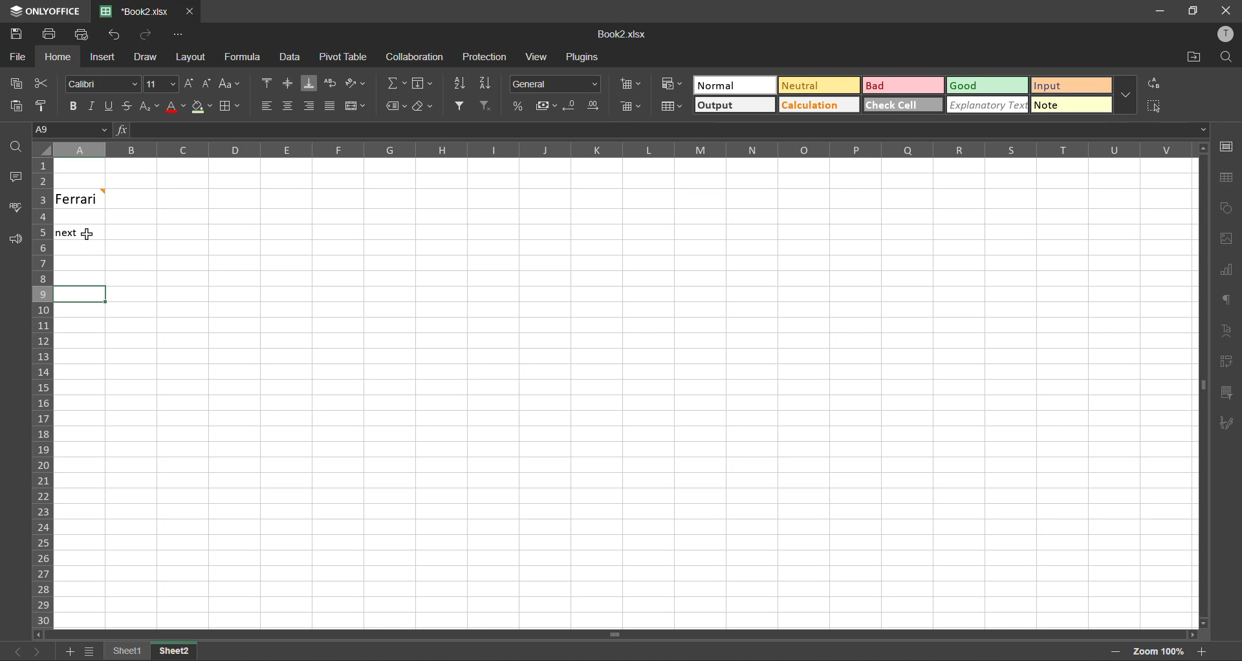  What do you see at coordinates (595, 105) in the screenshot?
I see `increase decimal` at bounding box center [595, 105].